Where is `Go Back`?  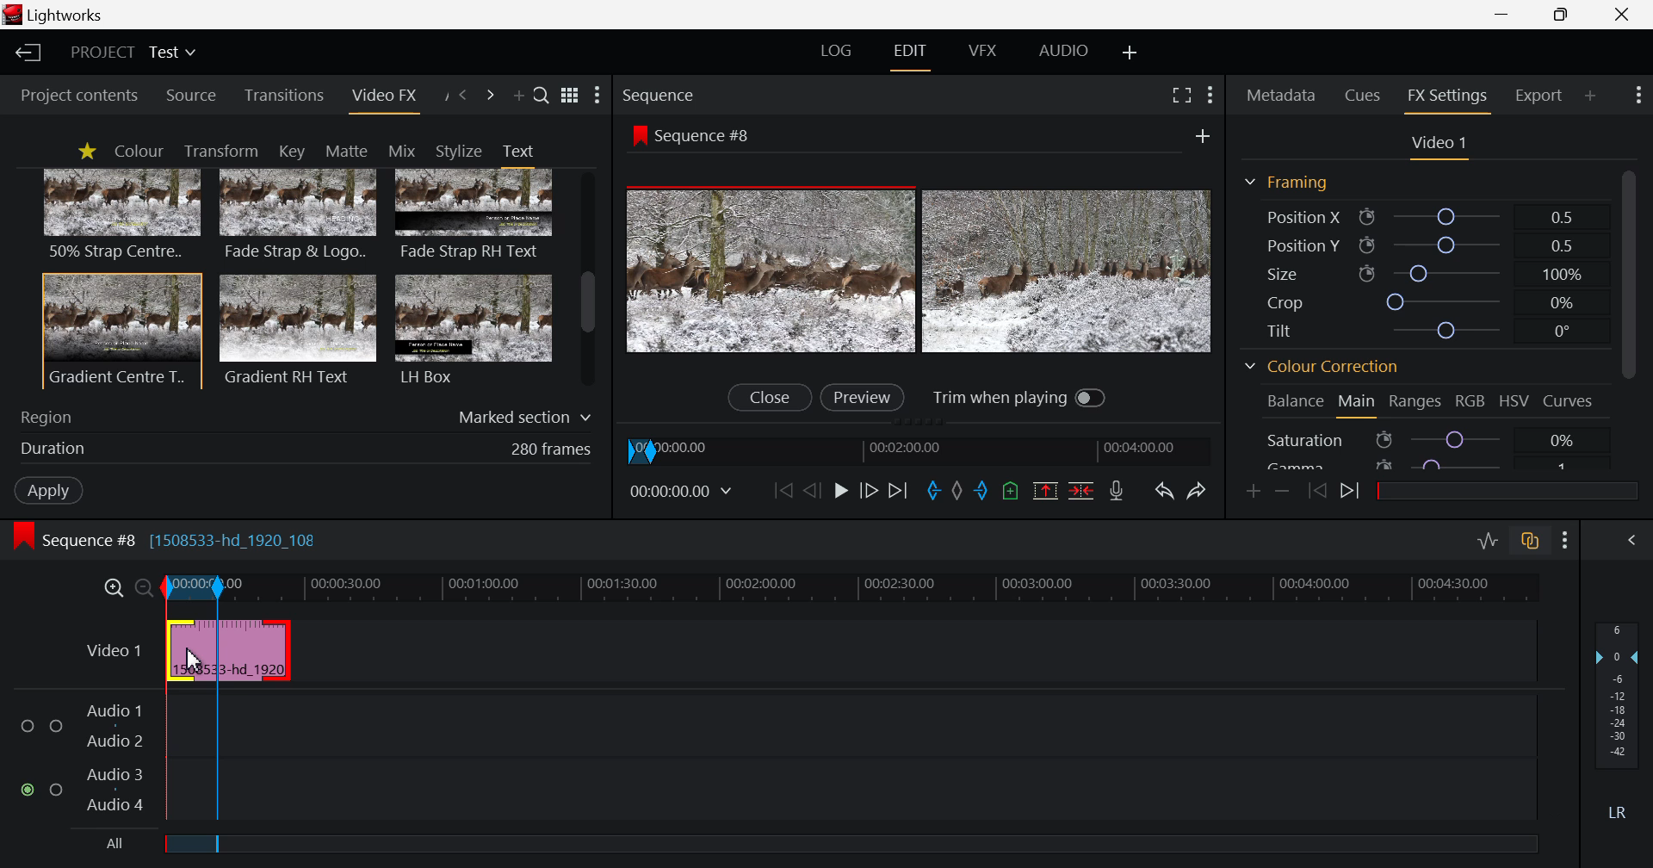 Go Back is located at coordinates (812, 490).